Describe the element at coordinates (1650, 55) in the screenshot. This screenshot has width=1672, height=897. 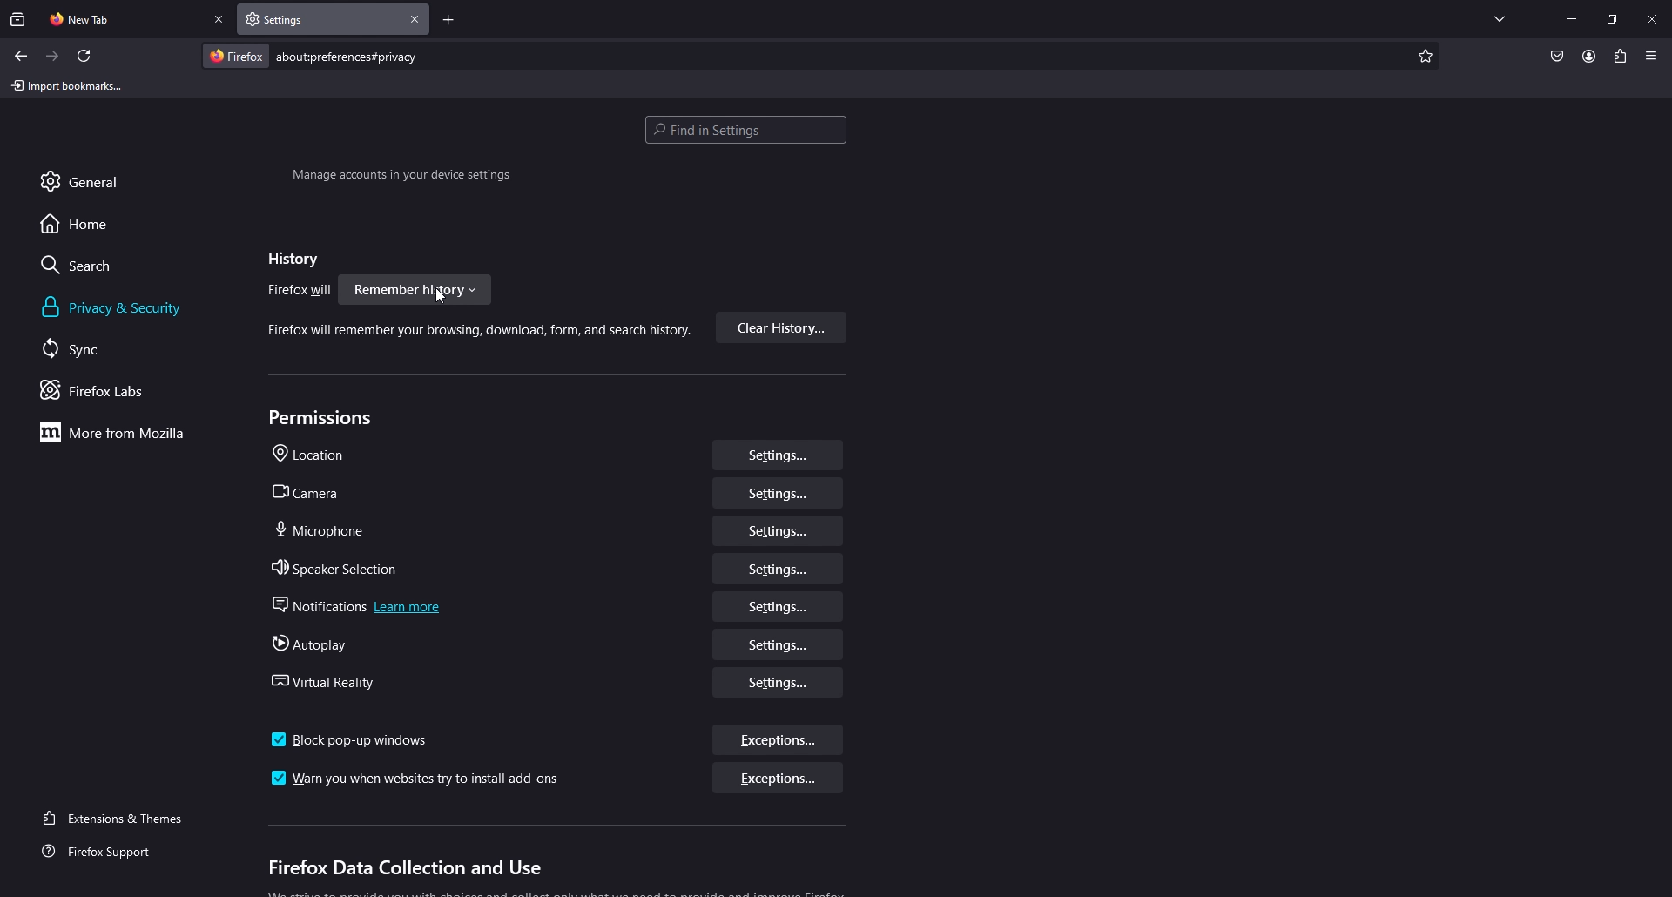
I see `application menu` at that location.